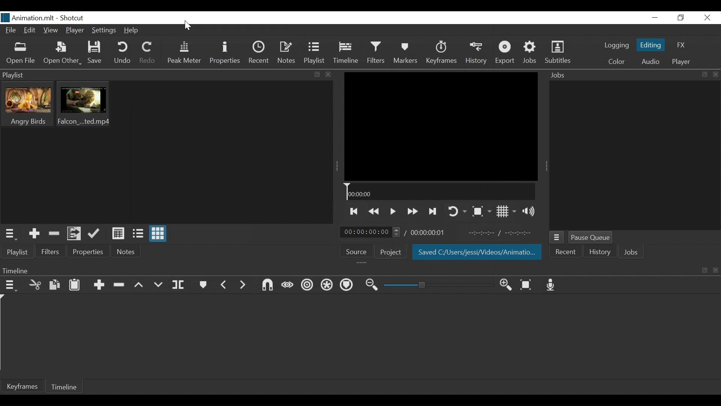  I want to click on File Name, so click(28, 18).